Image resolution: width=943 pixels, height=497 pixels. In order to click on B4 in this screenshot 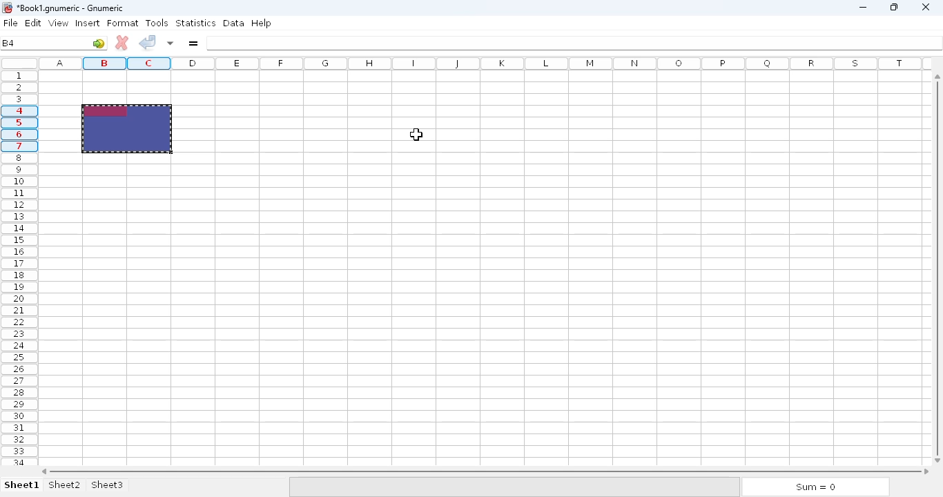, I will do `click(9, 43)`.